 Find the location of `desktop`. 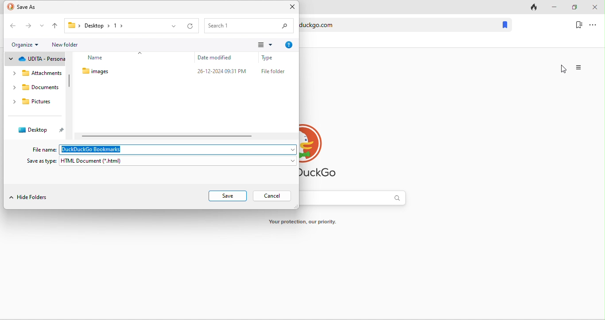

desktop is located at coordinates (38, 129).